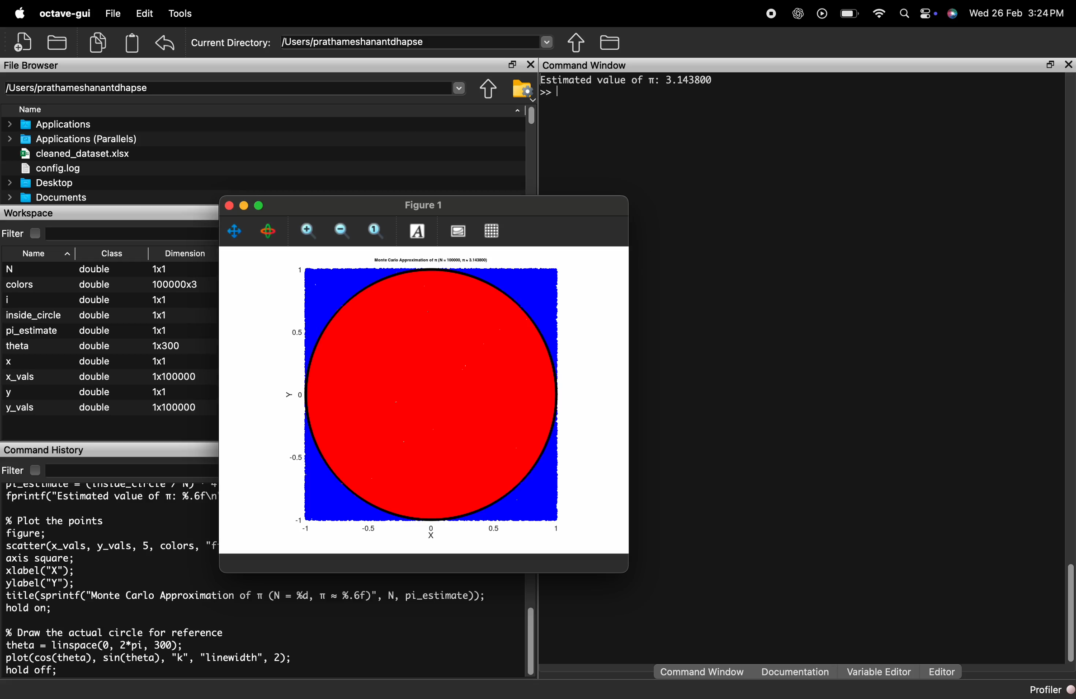  Describe the element at coordinates (24, 42) in the screenshot. I see `New Script` at that location.